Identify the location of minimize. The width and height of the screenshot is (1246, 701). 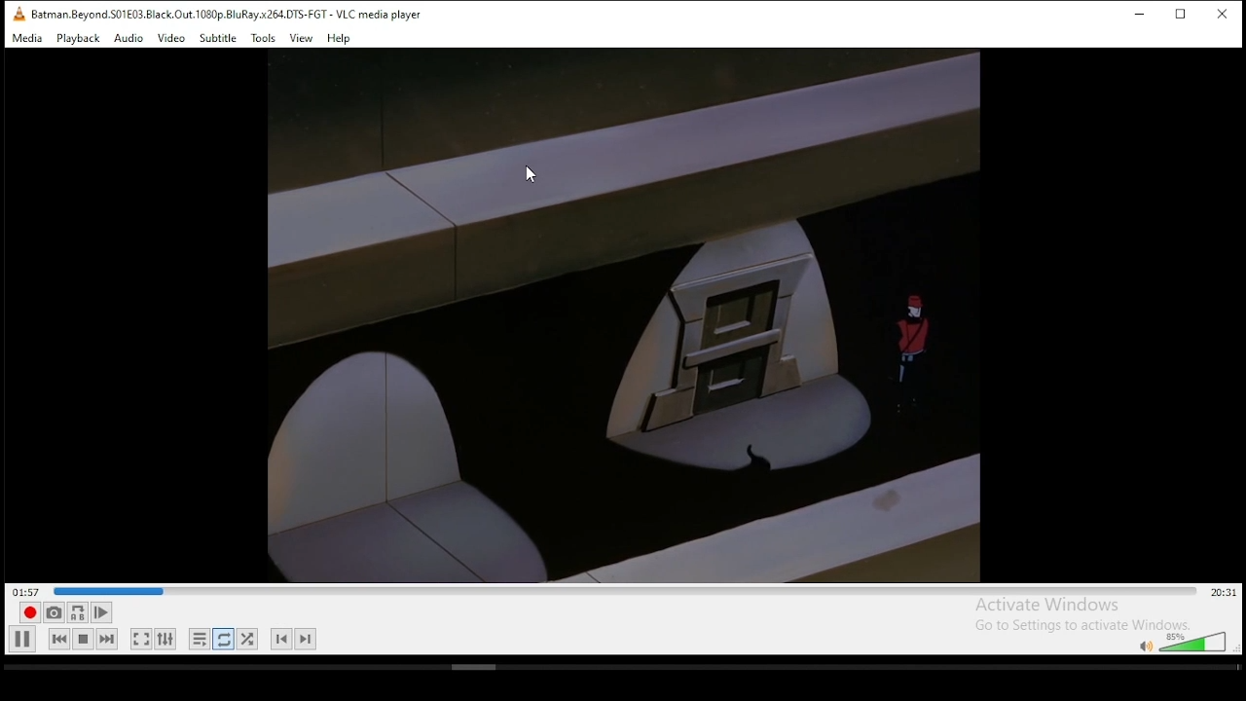
(1137, 16).